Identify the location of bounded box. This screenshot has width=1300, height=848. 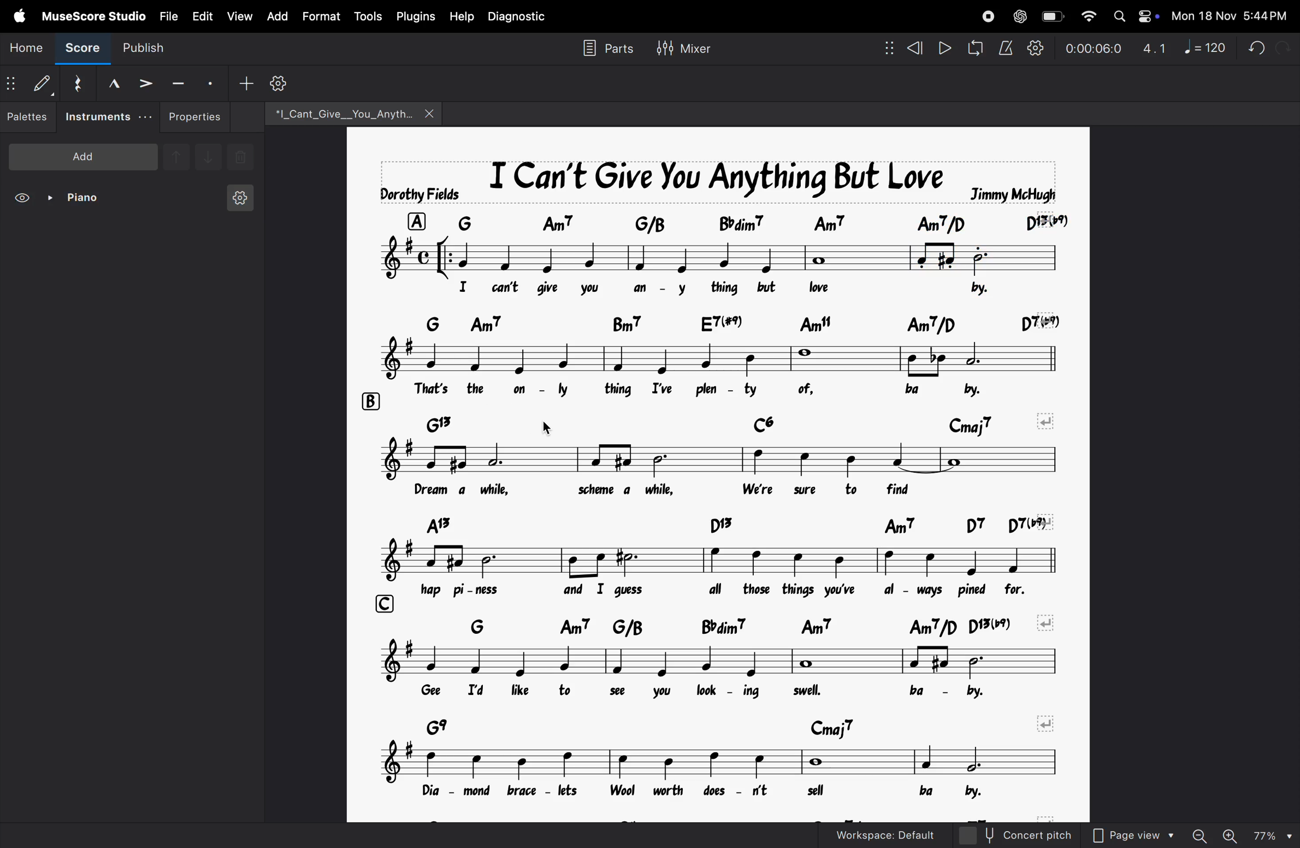
(982, 257).